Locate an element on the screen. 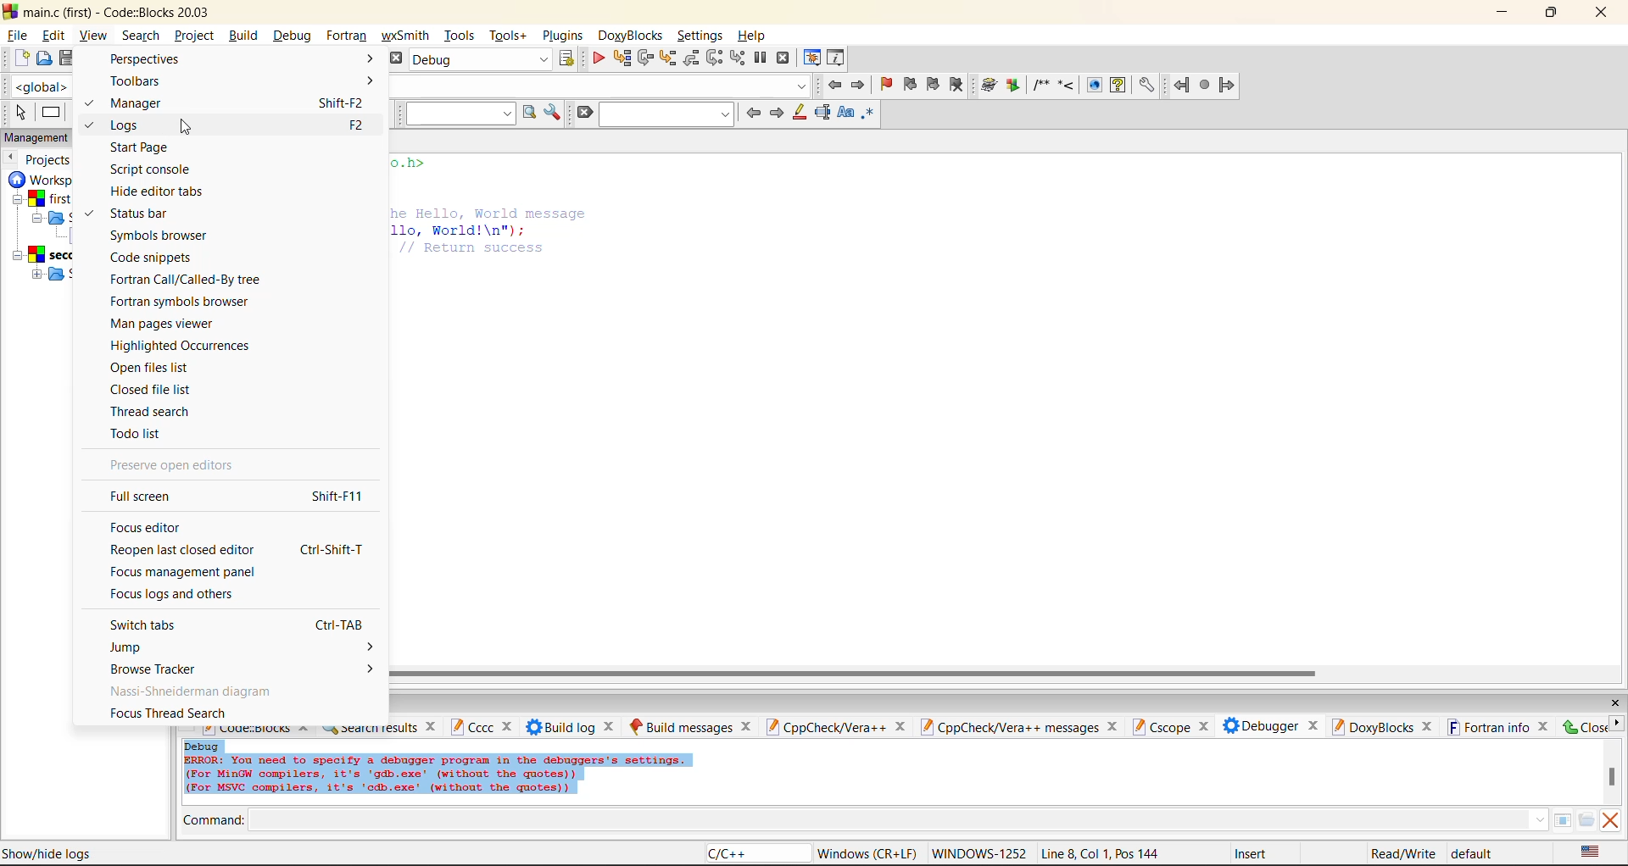 This screenshot has width=1628, height=866. web is located at coordinates (1092, 86).